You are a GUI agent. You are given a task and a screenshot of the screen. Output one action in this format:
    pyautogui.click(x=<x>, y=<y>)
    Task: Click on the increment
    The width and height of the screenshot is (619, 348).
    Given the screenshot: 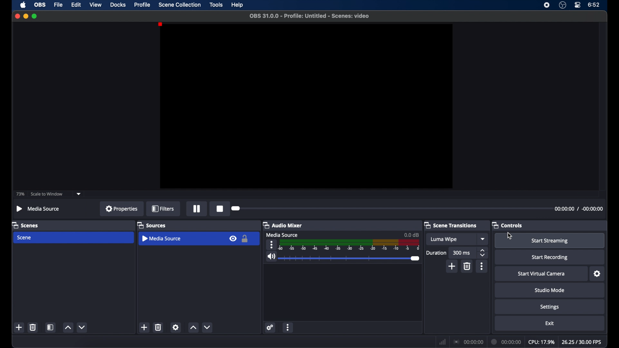 What is the action you would take?
    pyautogui.click(x=67, y=327)
    